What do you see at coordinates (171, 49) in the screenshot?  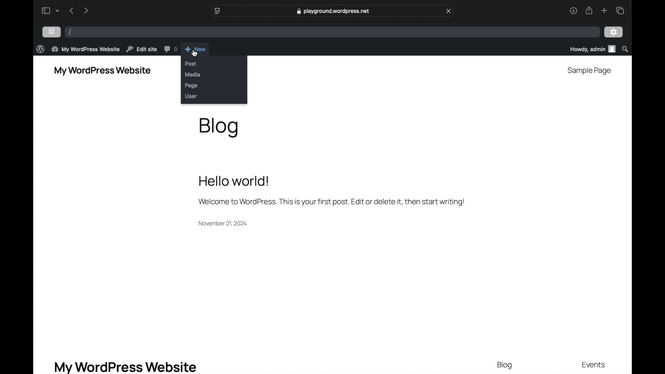 I see `comments` at bounding box center [171, 49].